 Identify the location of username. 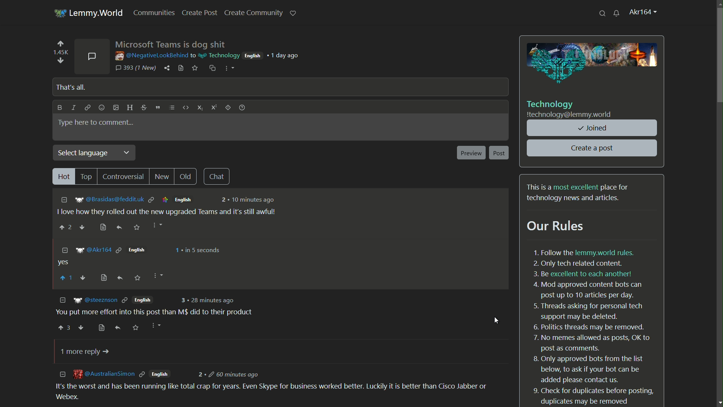
(150, 55).